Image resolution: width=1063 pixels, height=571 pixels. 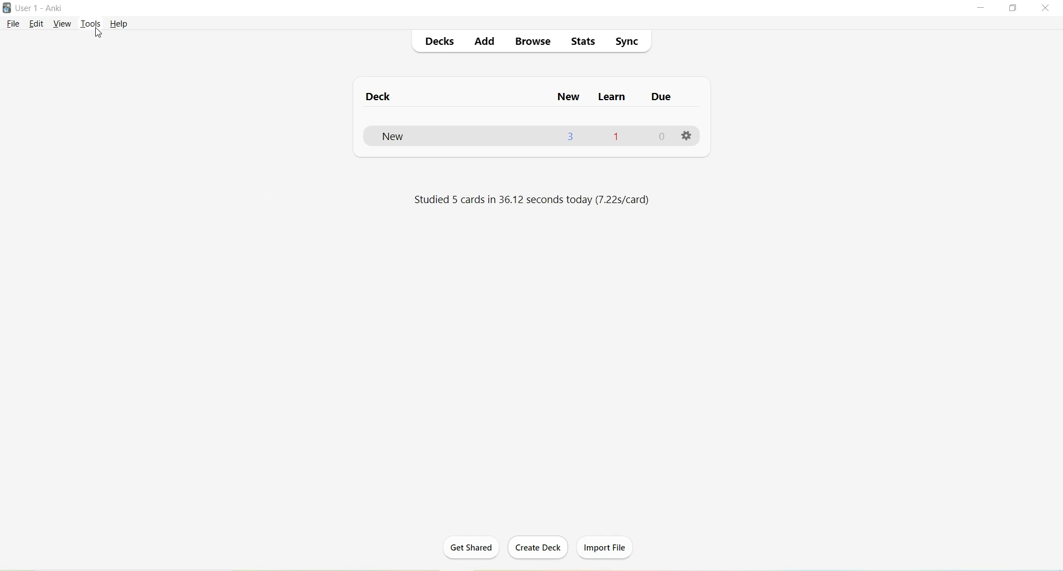 I want to click on Get Shared, so click(x=476, y=549).